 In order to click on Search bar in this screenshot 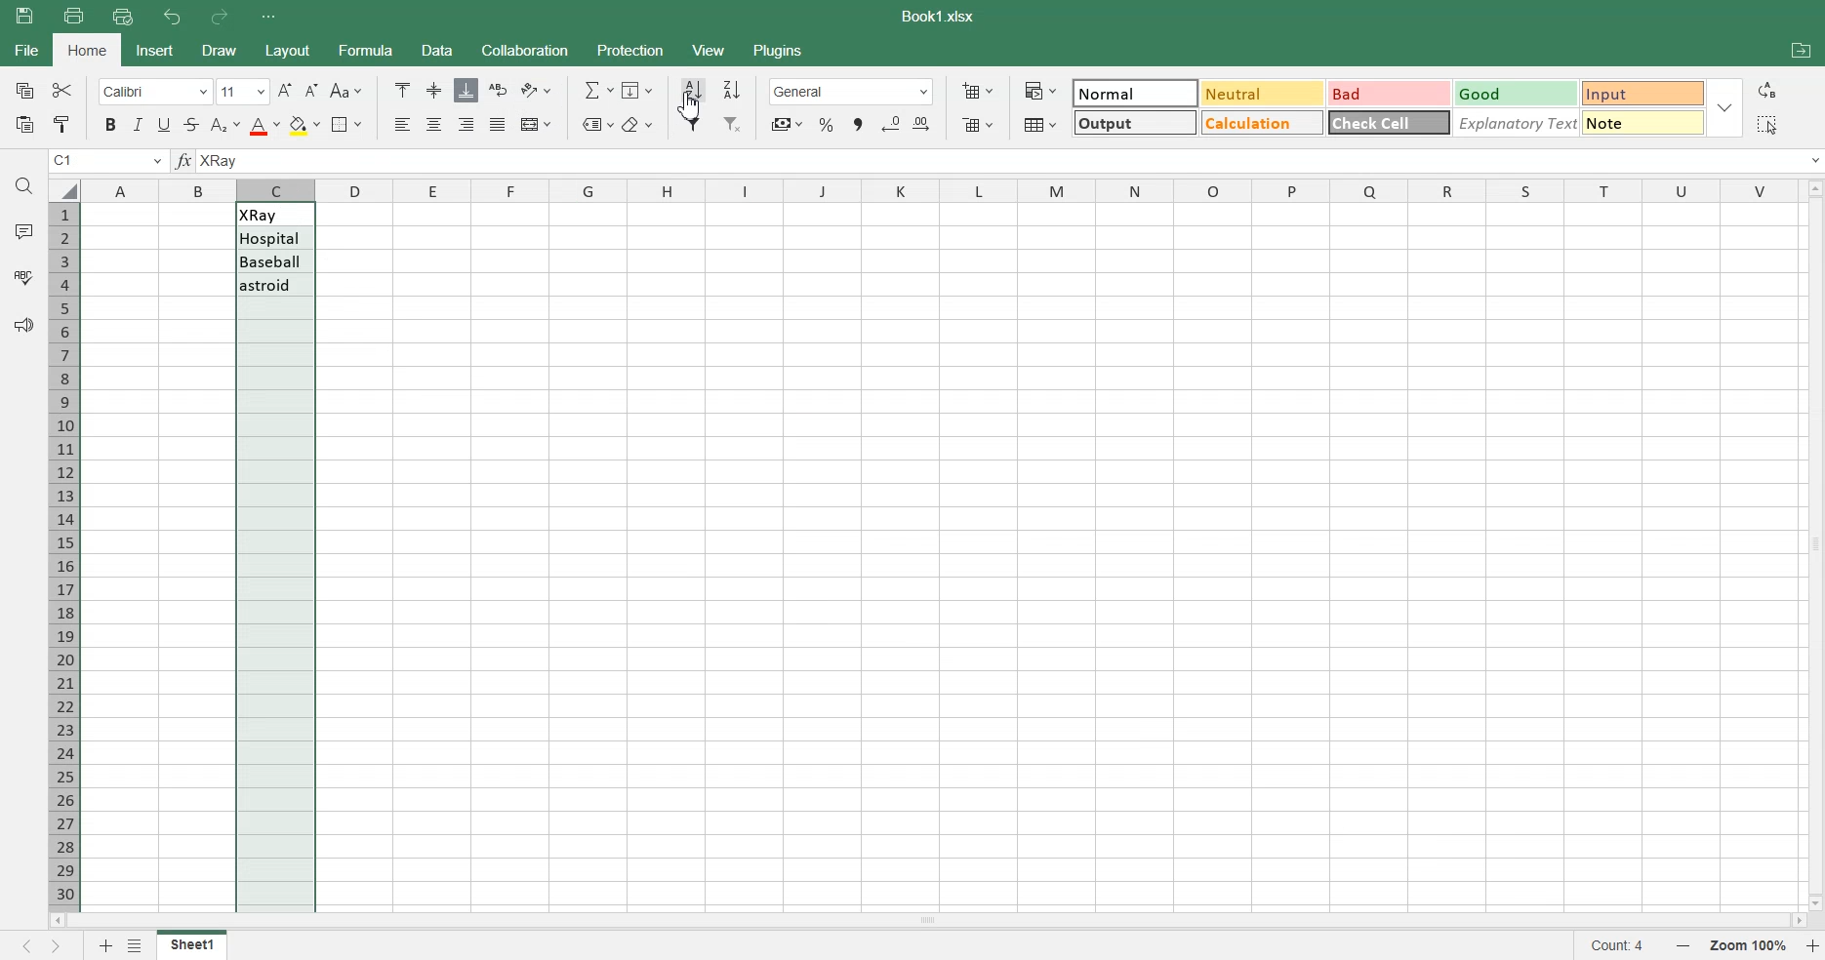, I will do `click(1014, 162)`.